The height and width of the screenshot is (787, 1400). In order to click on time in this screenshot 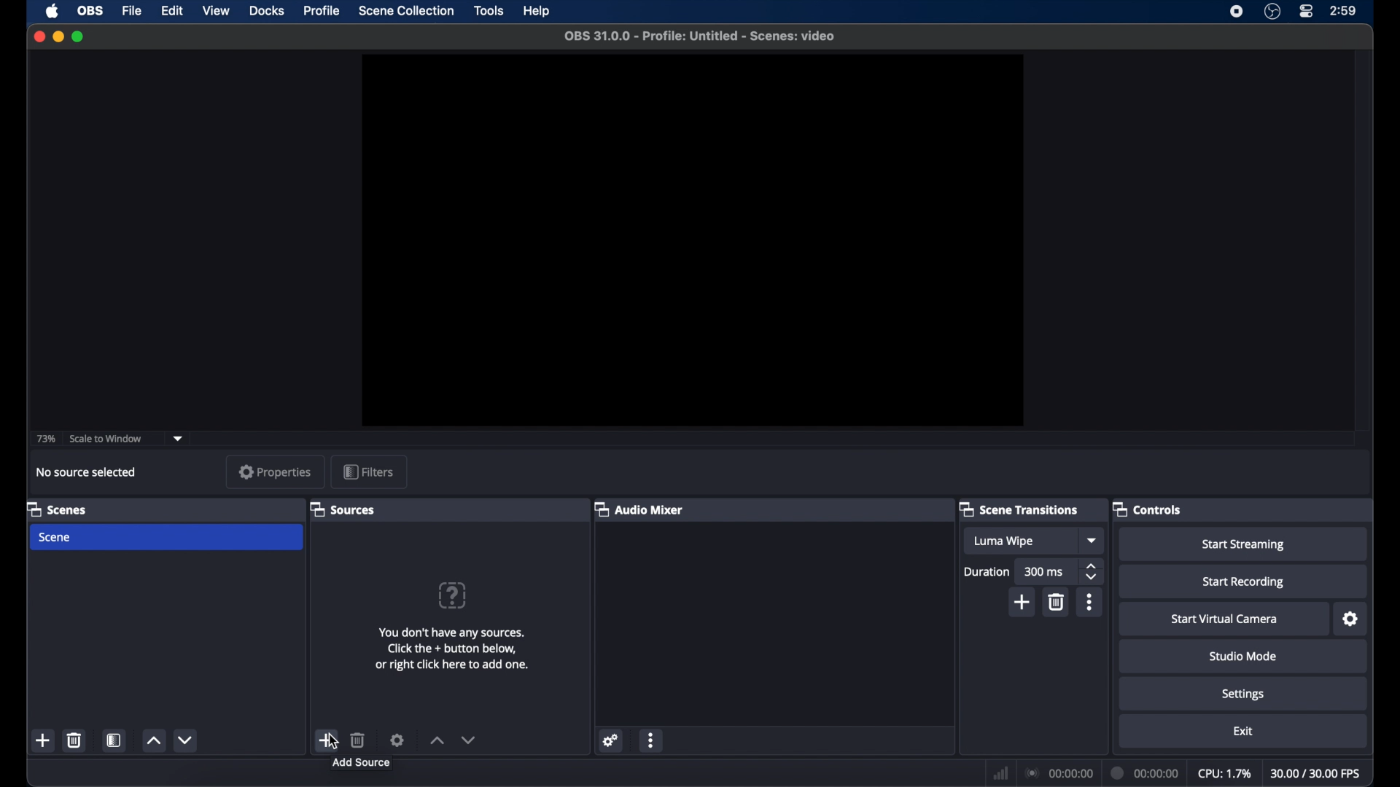, I will do `click(1344, 11)`.